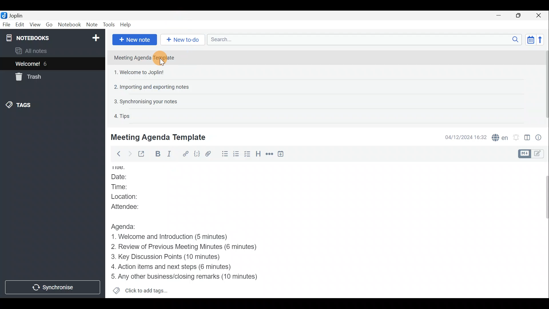 Image resolution: width=549 pixels, height=309 pixels. What do you see at coordinates (117, 155) in the screenshot?
I see `Back` at bounding box center [117, 155].